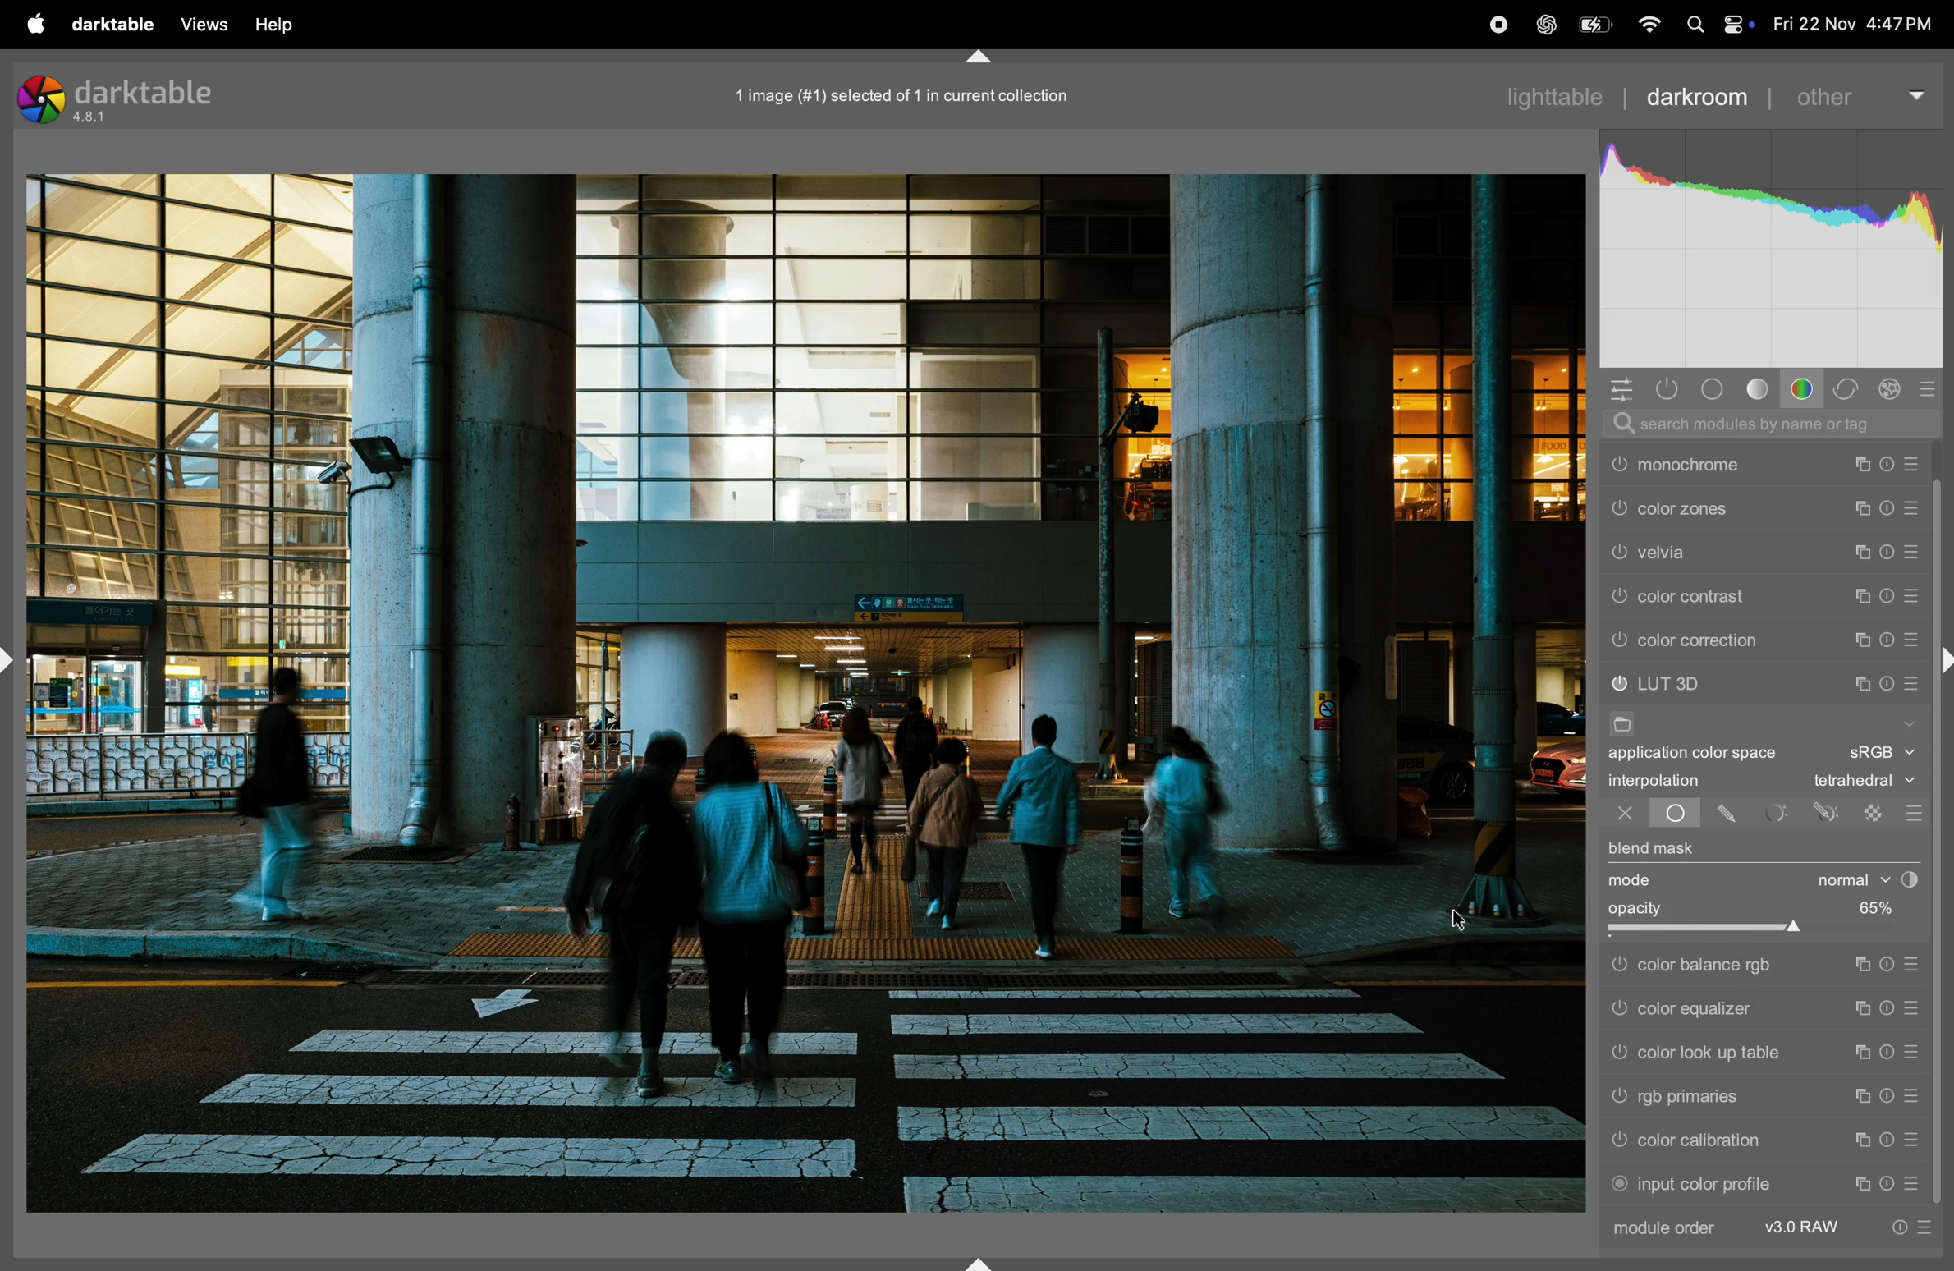 This screenshot has height=1271, width=1954. I want to click on reset, so click(1888, 591).